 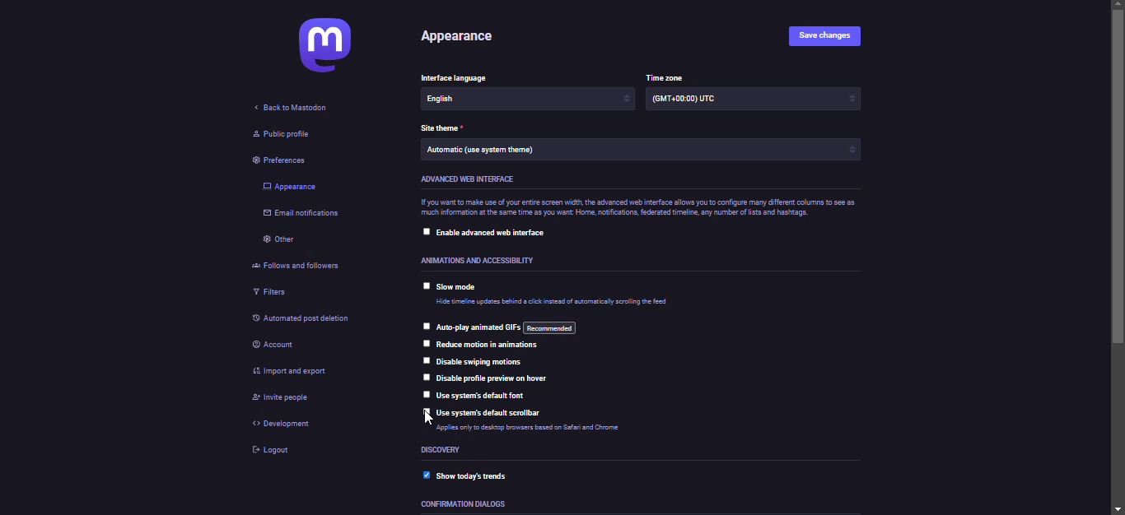 I want to click on theme, so click(x=489, y=150).